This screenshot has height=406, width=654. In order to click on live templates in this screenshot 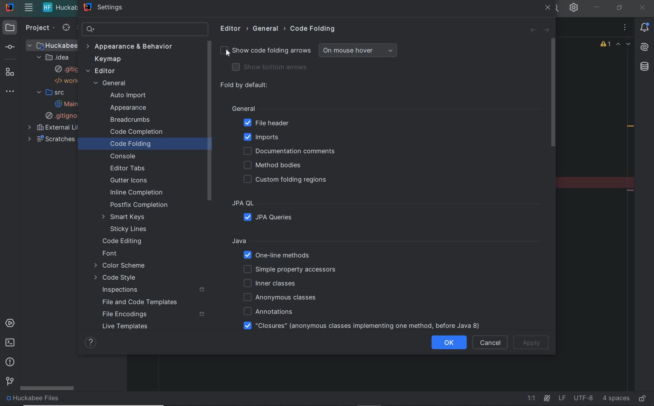, I will do `click(126, 327)`.